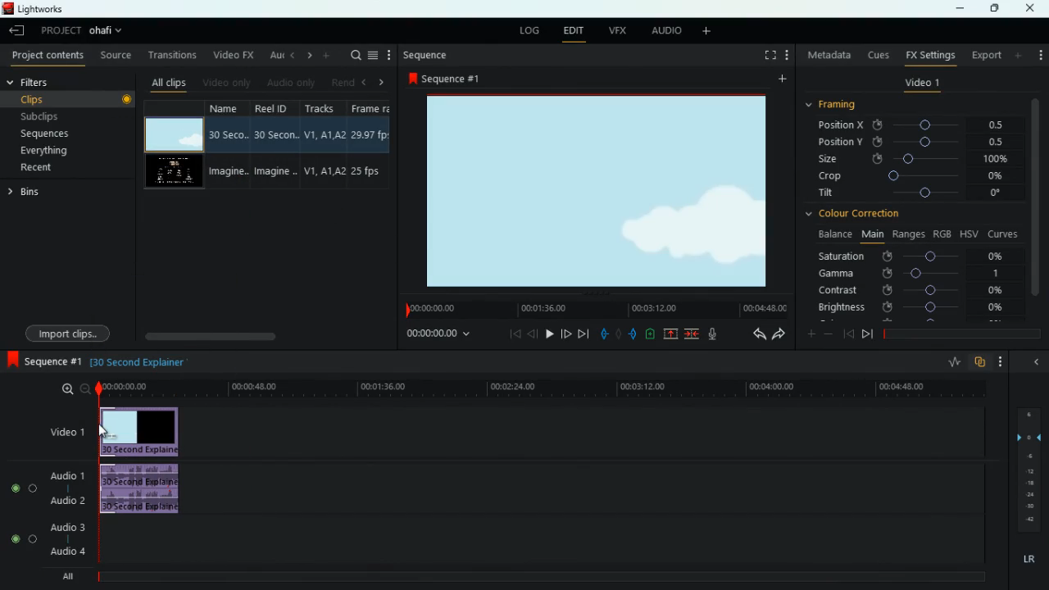 This screenshot has height=590, width=1049. Describe the element at coordinates (951, 364) in the screenshot. I see `rate` at that location.